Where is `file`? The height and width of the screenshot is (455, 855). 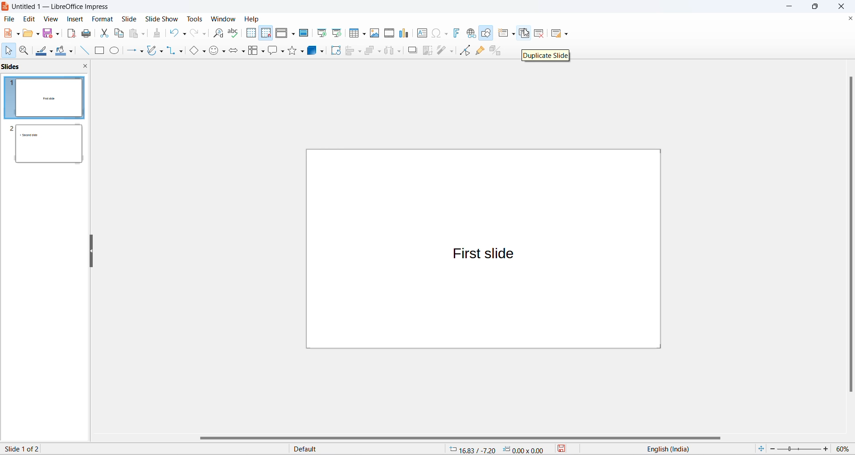 file is located at coordinates (11, 19).